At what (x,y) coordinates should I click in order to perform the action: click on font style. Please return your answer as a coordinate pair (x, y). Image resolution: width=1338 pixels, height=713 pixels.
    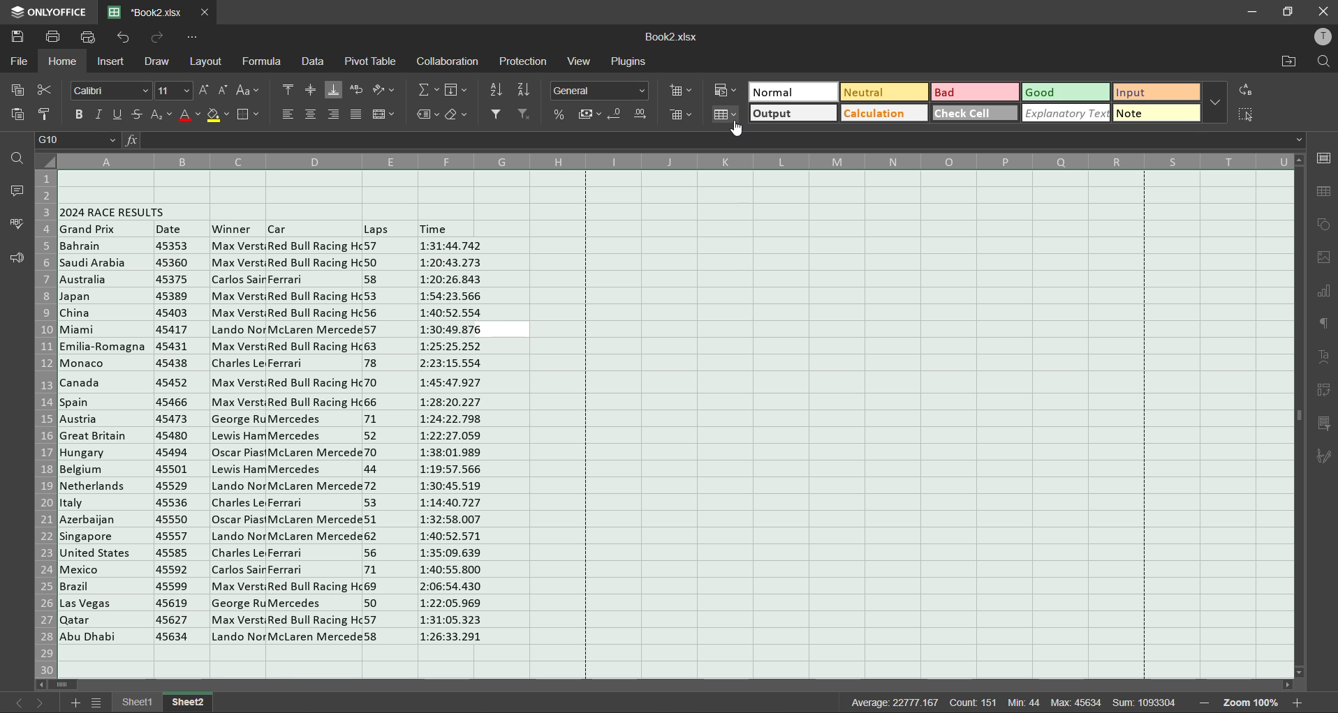
    Looking at the image, I should click on (110, 91).